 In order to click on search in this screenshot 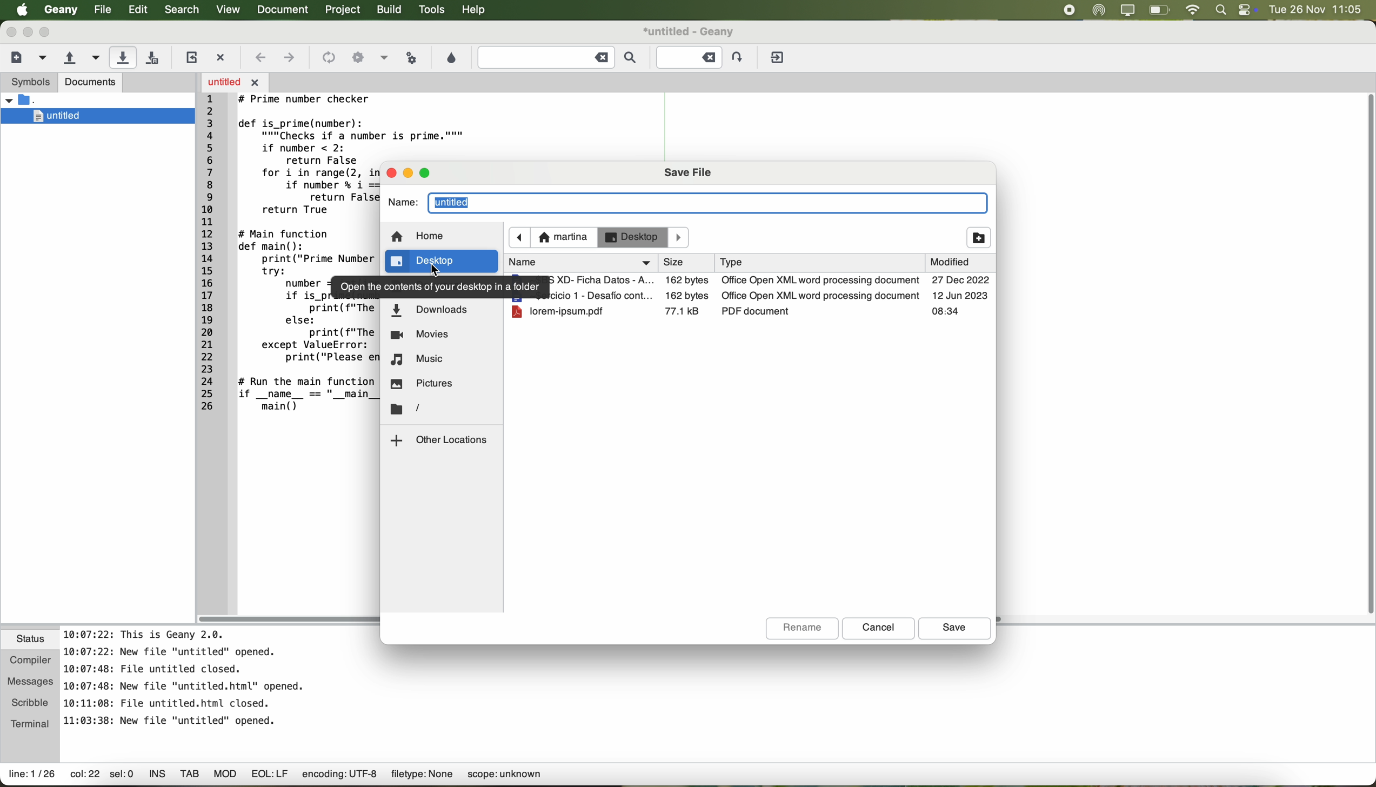, I will do `click(182, 10)`.